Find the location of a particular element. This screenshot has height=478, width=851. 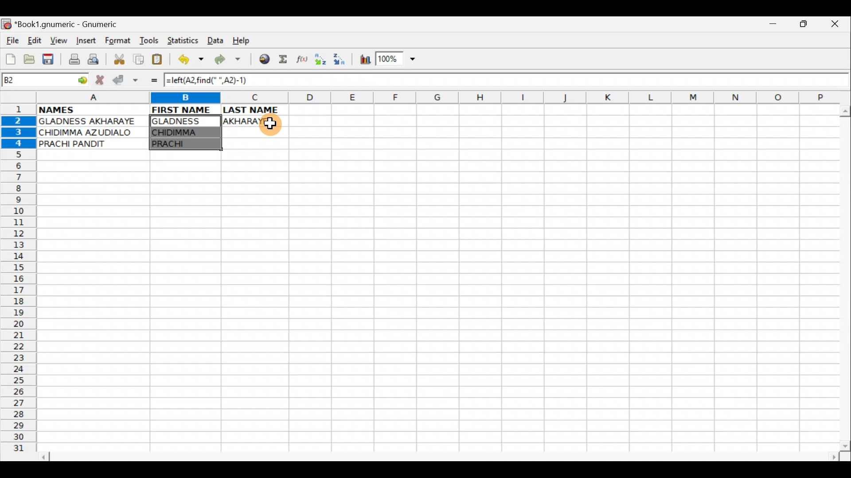

Enter formula is located at coordinates (150, 80).